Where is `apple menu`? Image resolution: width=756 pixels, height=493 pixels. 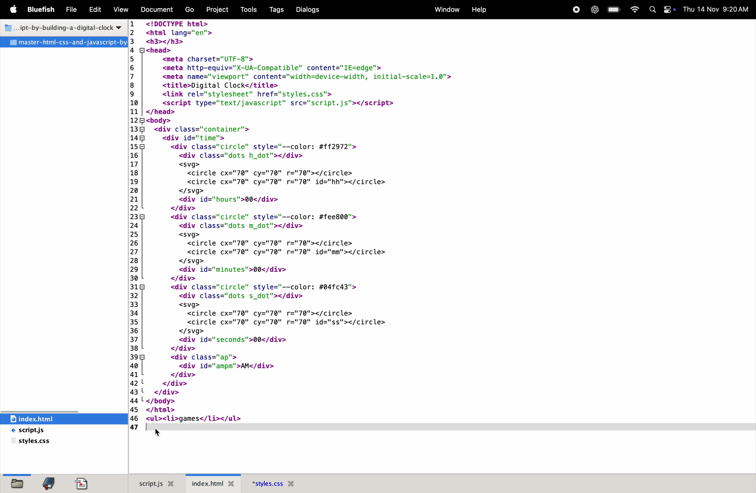
apple menu is located at coordinates (15, 10).